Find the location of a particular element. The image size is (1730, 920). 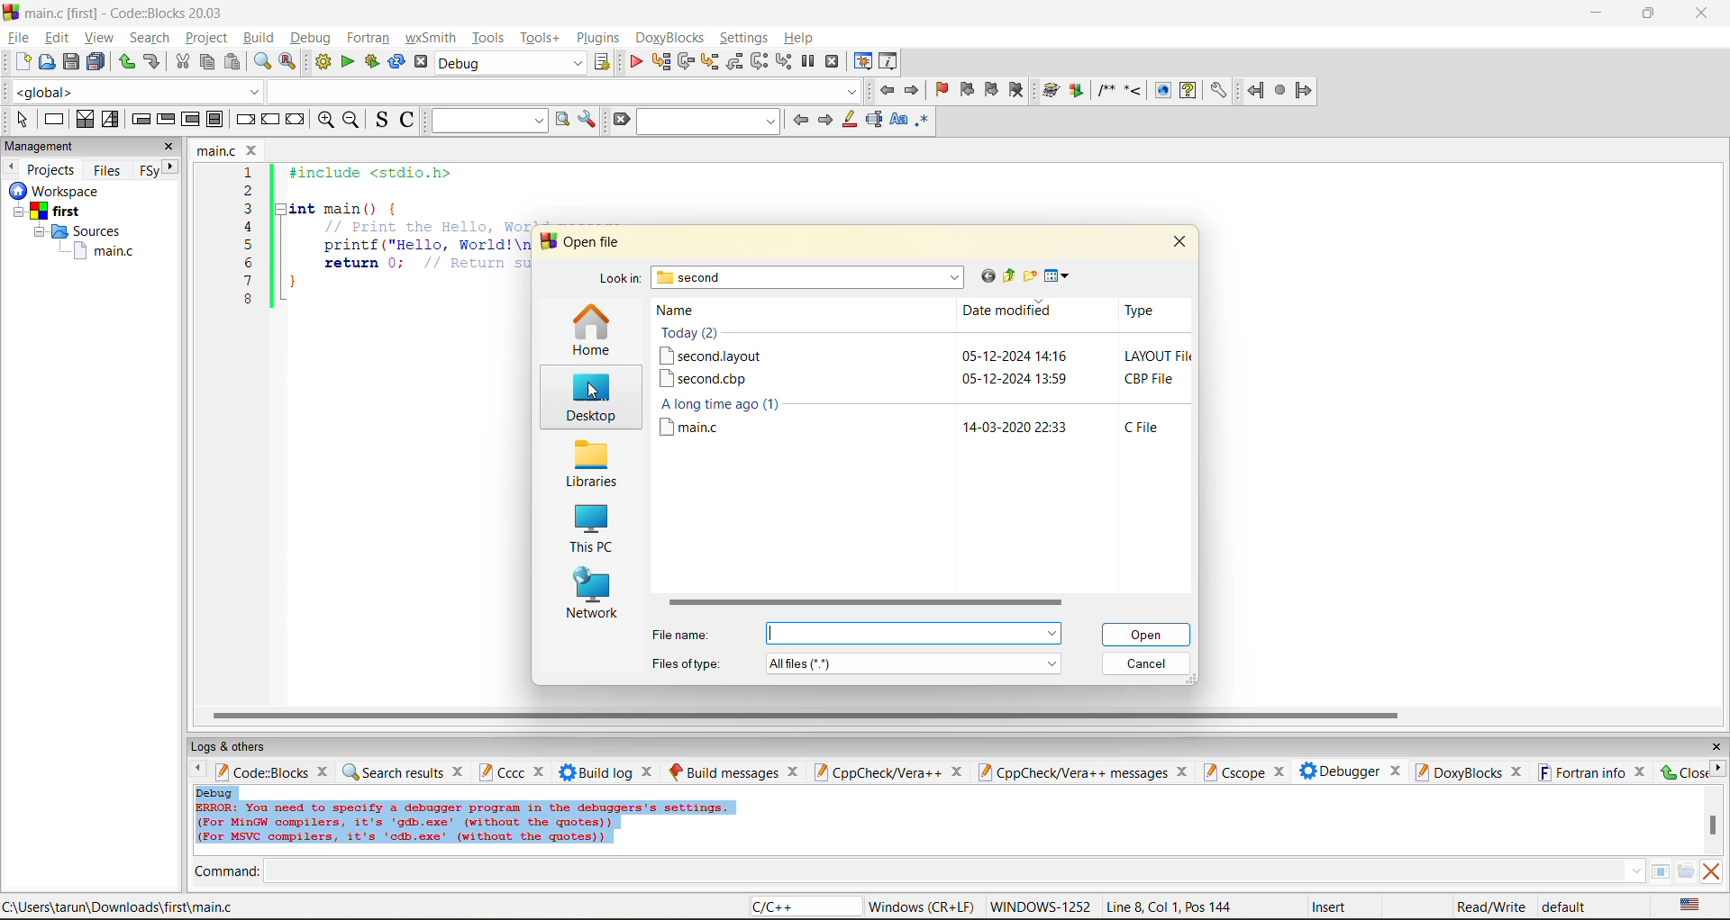

close is located at coordinates (794, 771).